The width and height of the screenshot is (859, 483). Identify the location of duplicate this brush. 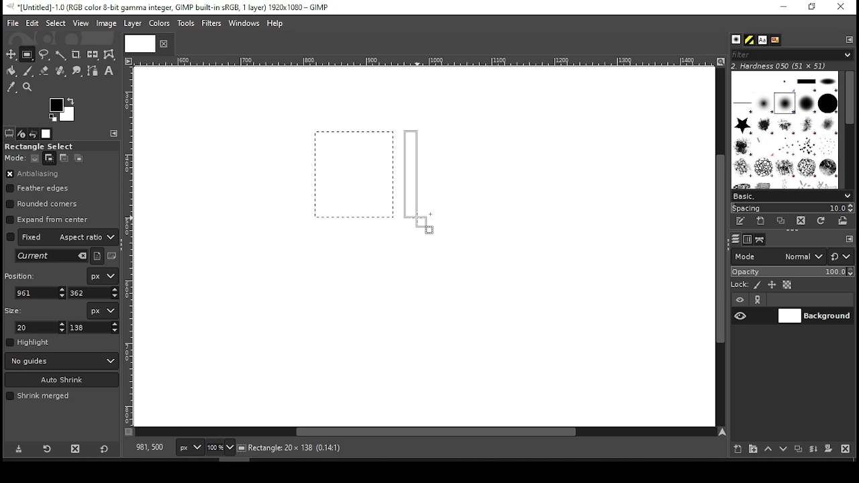
(785, 221).